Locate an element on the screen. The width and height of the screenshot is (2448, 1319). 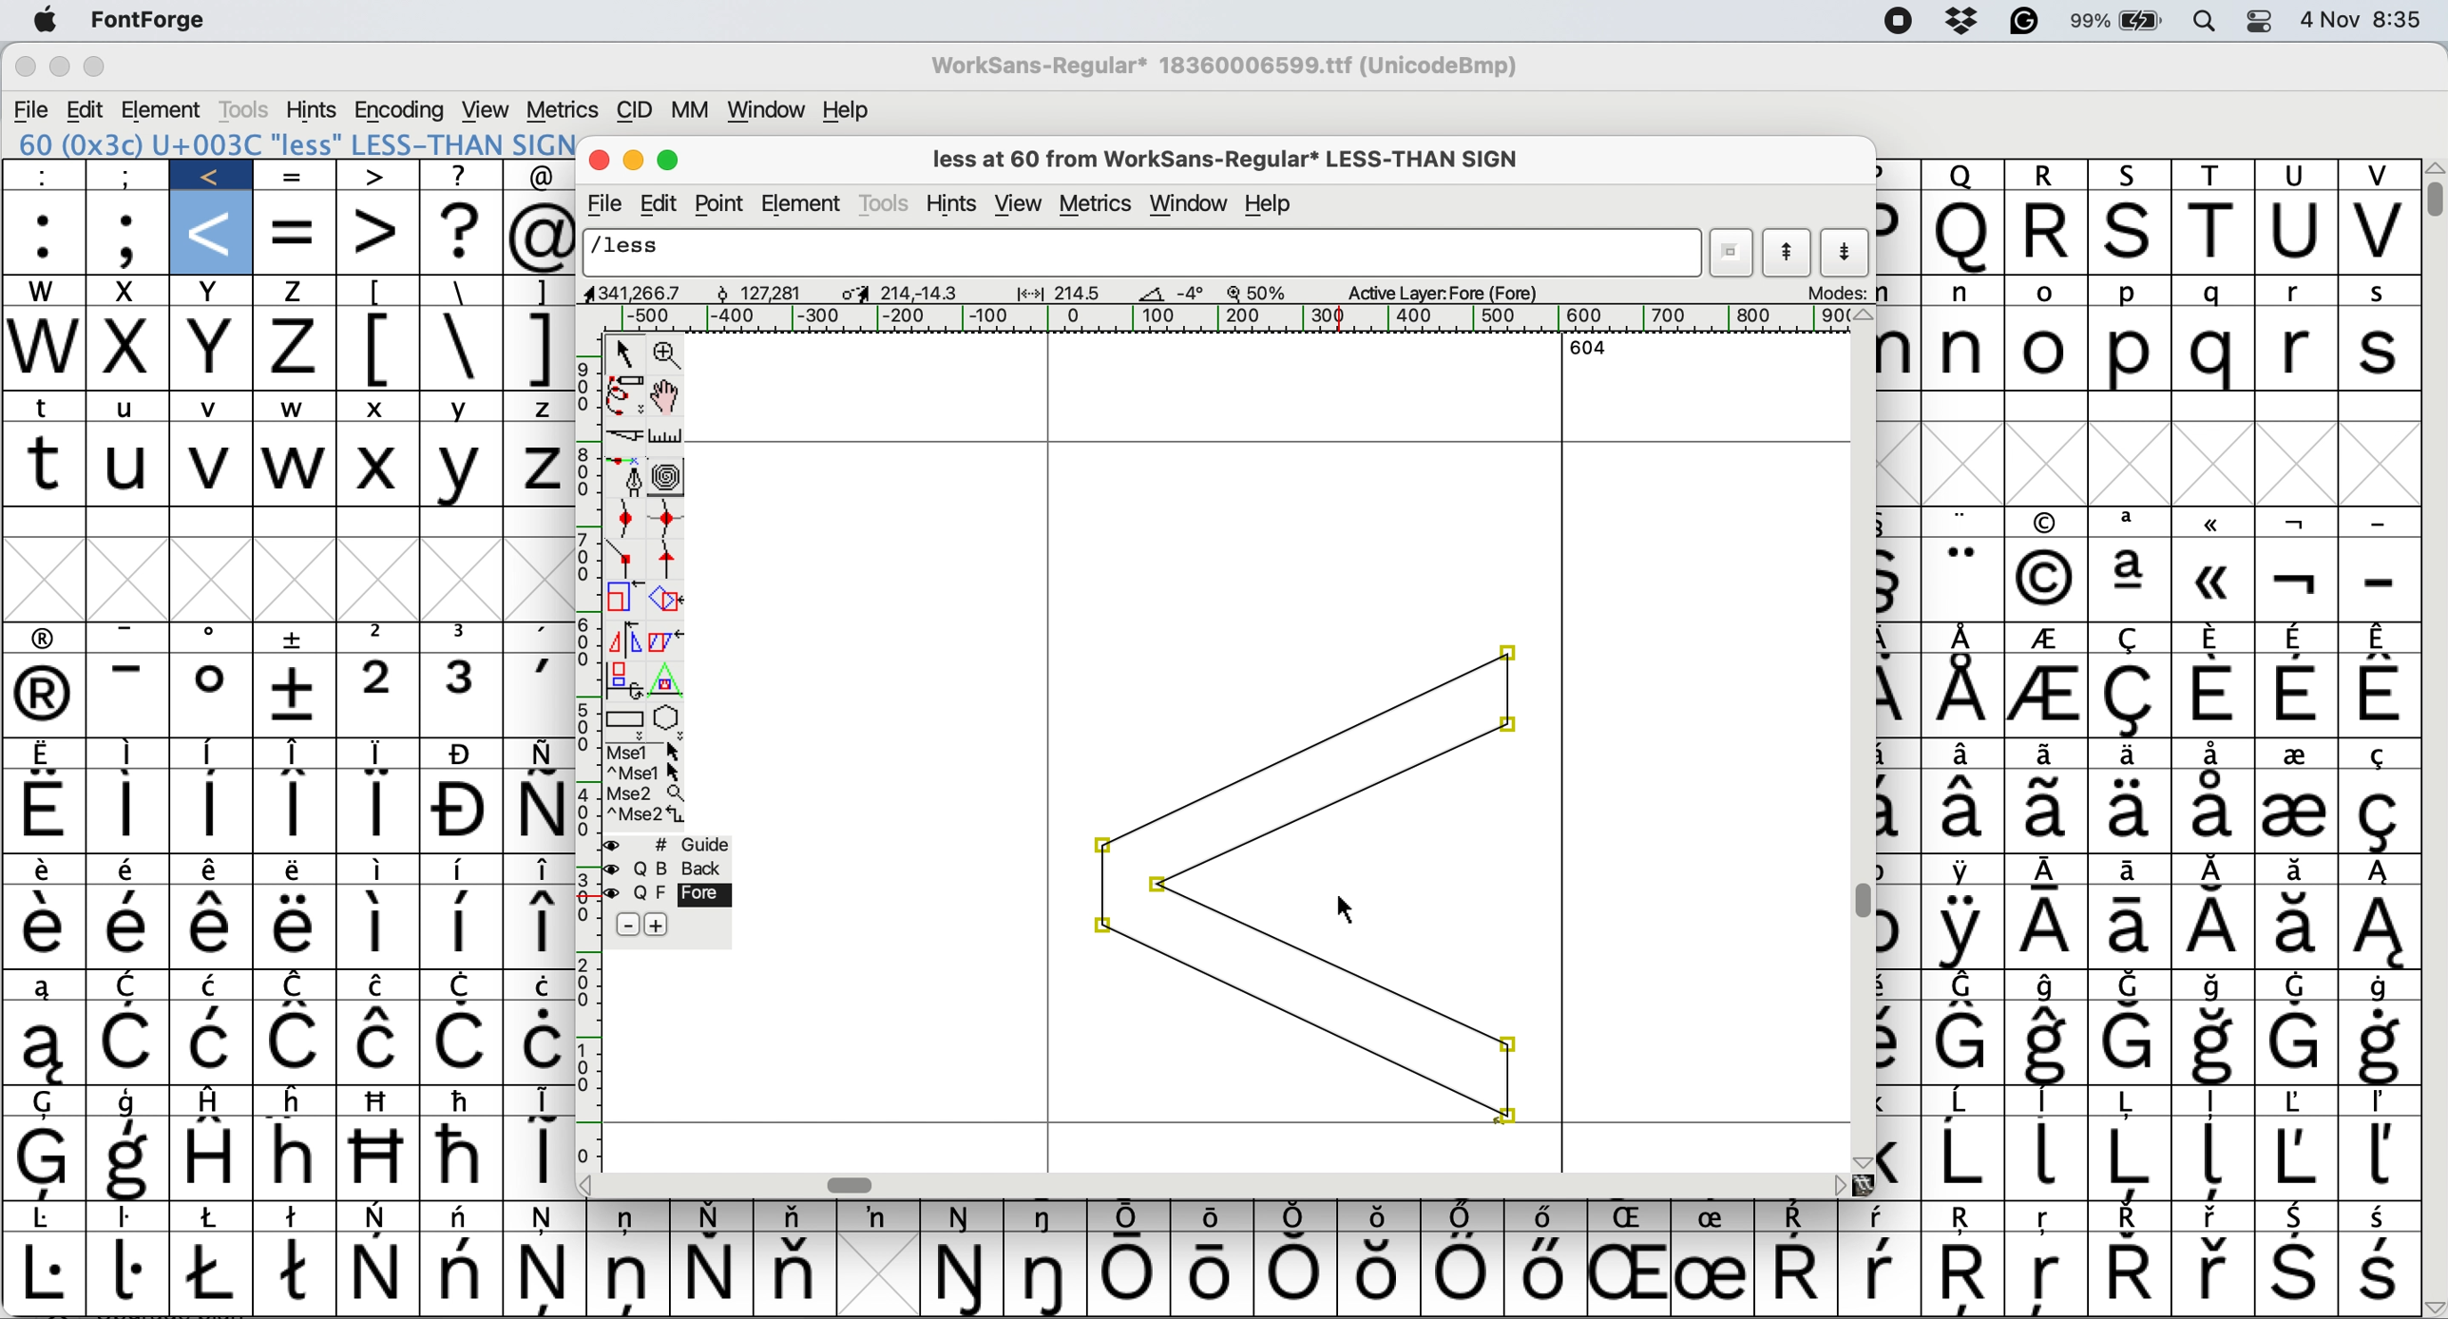
element is located at coordinates (163, 109).